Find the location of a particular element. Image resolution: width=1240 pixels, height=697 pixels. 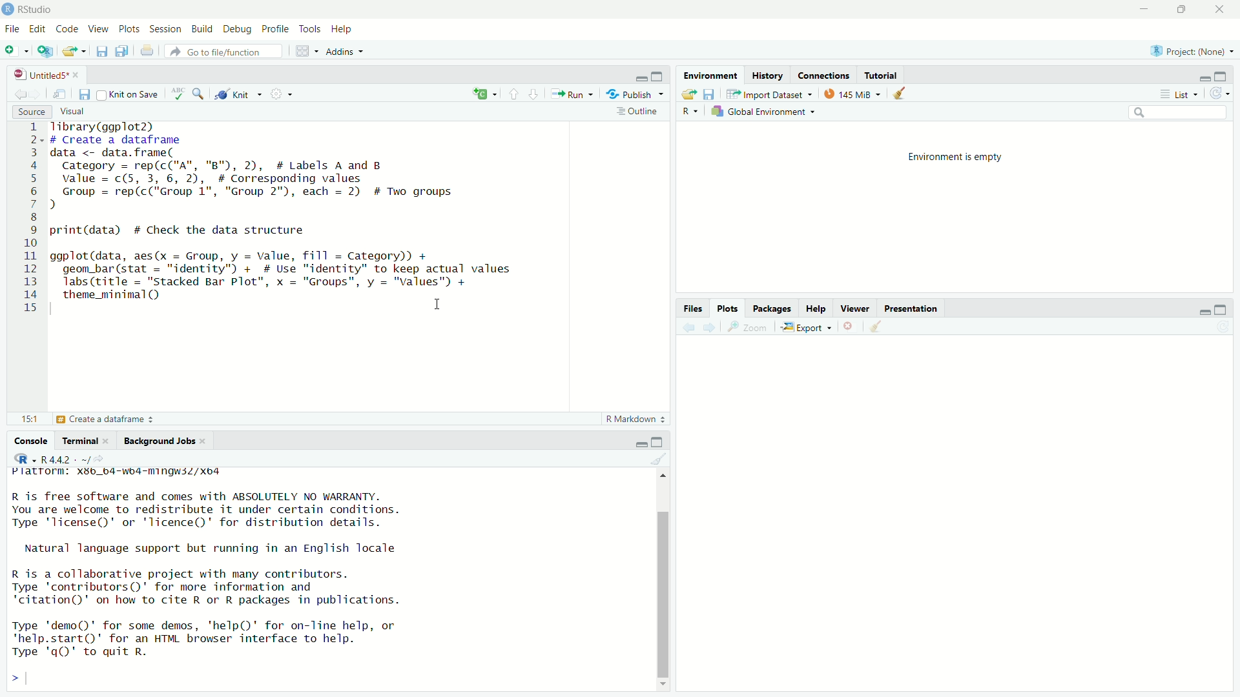

Create a project is located at coordinates (45, 51).